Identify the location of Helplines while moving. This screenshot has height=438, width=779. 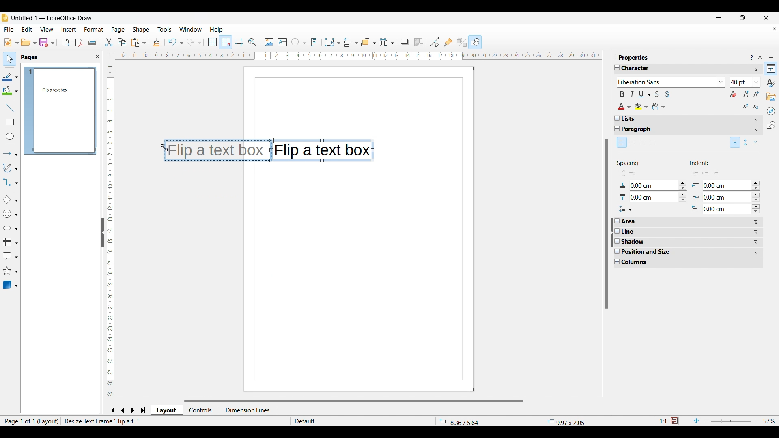
(239, 42).